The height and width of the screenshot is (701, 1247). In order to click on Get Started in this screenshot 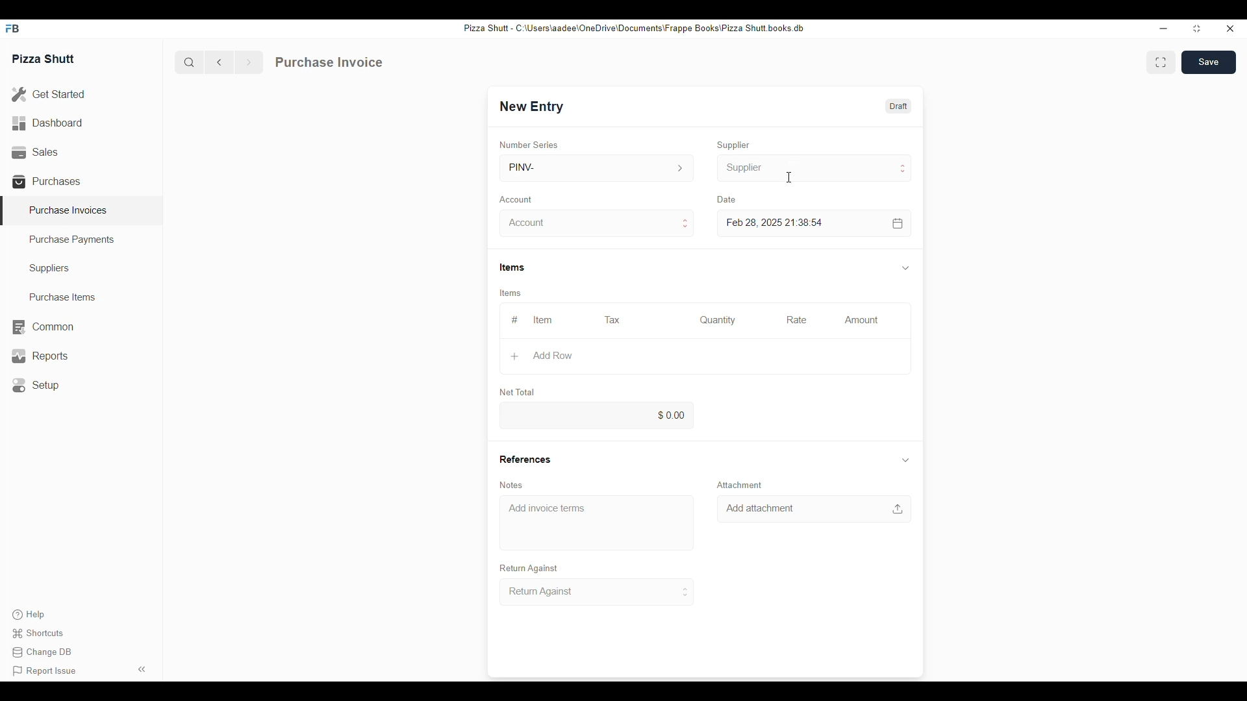, I will do `click(49, 95)`.